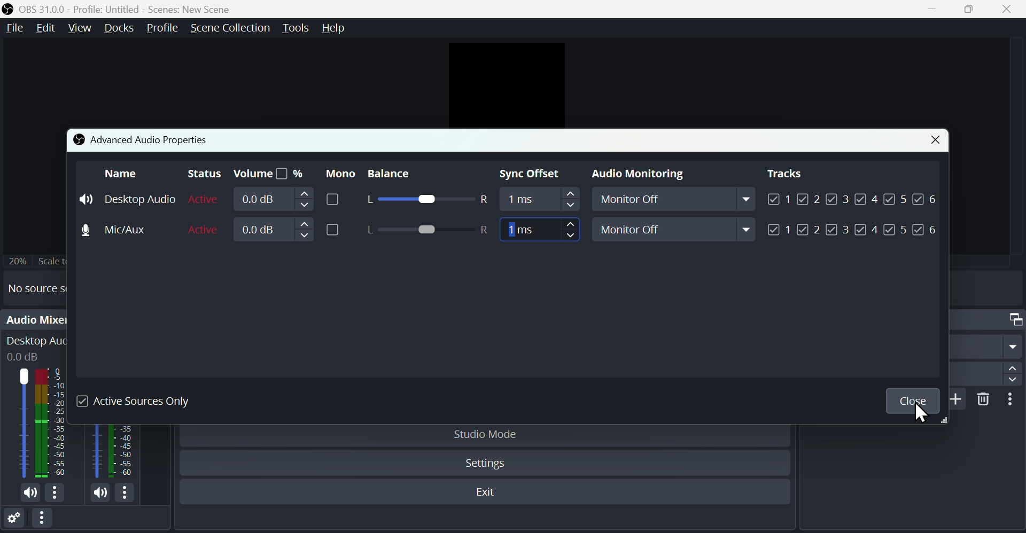 This screenshot has width=1026, height=533. Describe the element at coordinates (44, 522) in the screenshot. I see `More options` at that location.